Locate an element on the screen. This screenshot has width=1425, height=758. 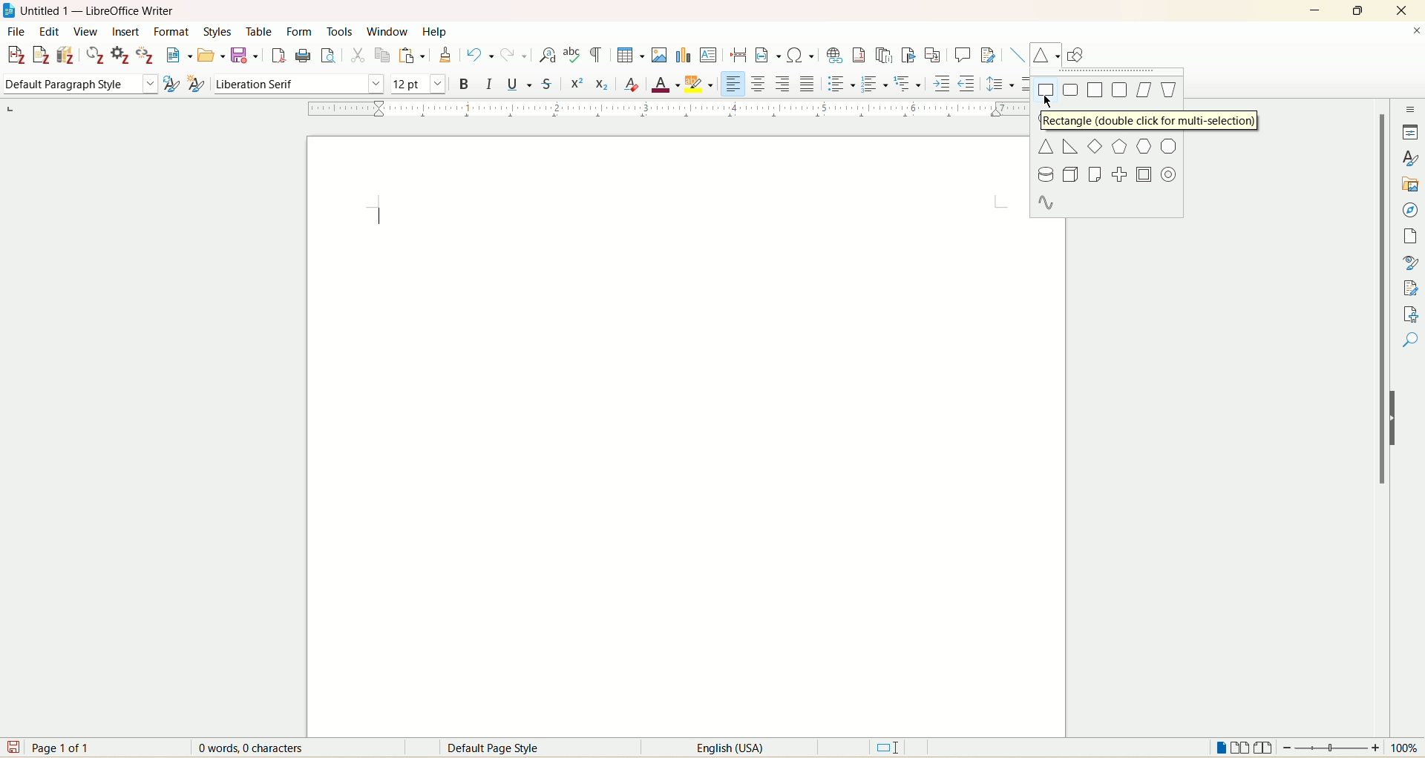
ruler is located at coordinates (653, 110).